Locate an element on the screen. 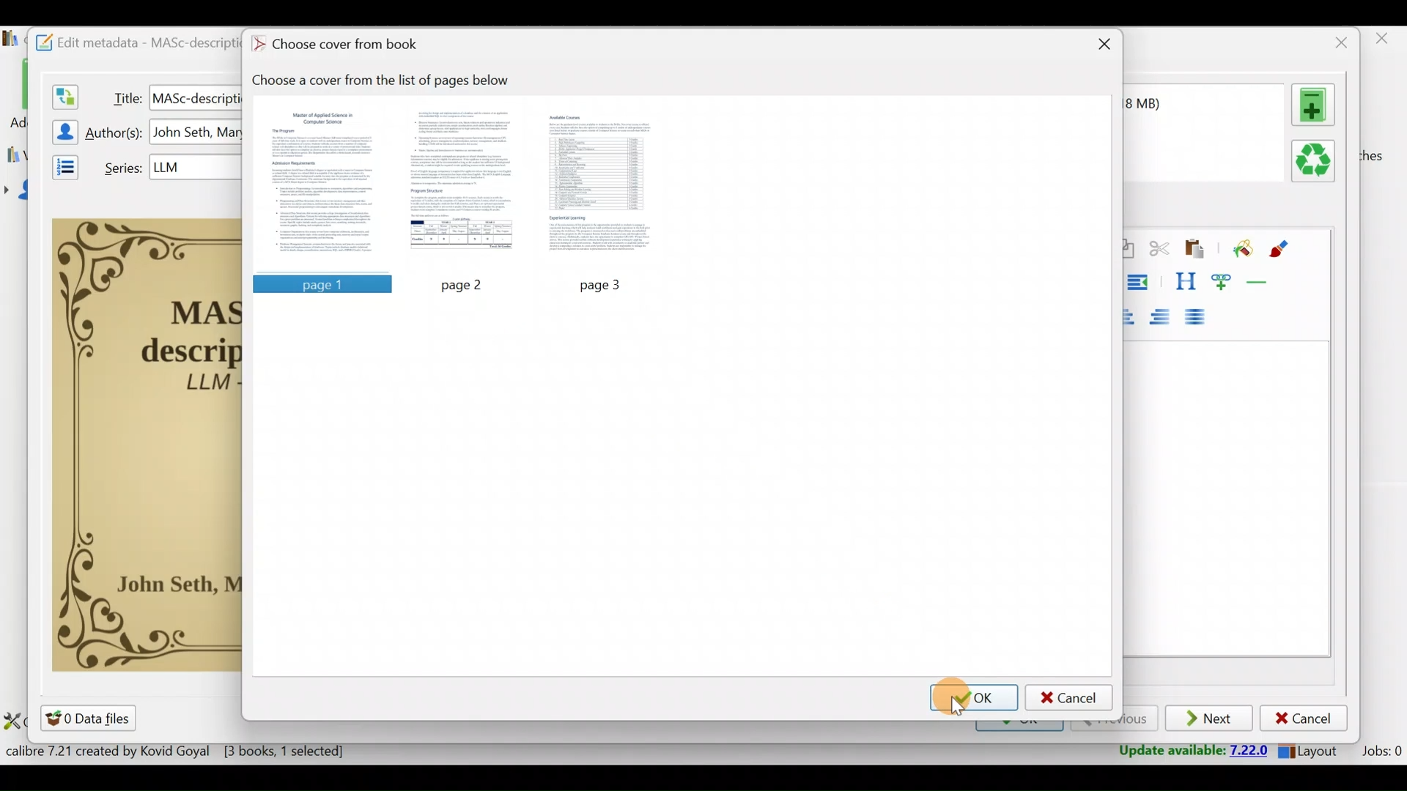 The height and width of the screenshot is (791, 1407). Books count is located at coordinates (179, 754).